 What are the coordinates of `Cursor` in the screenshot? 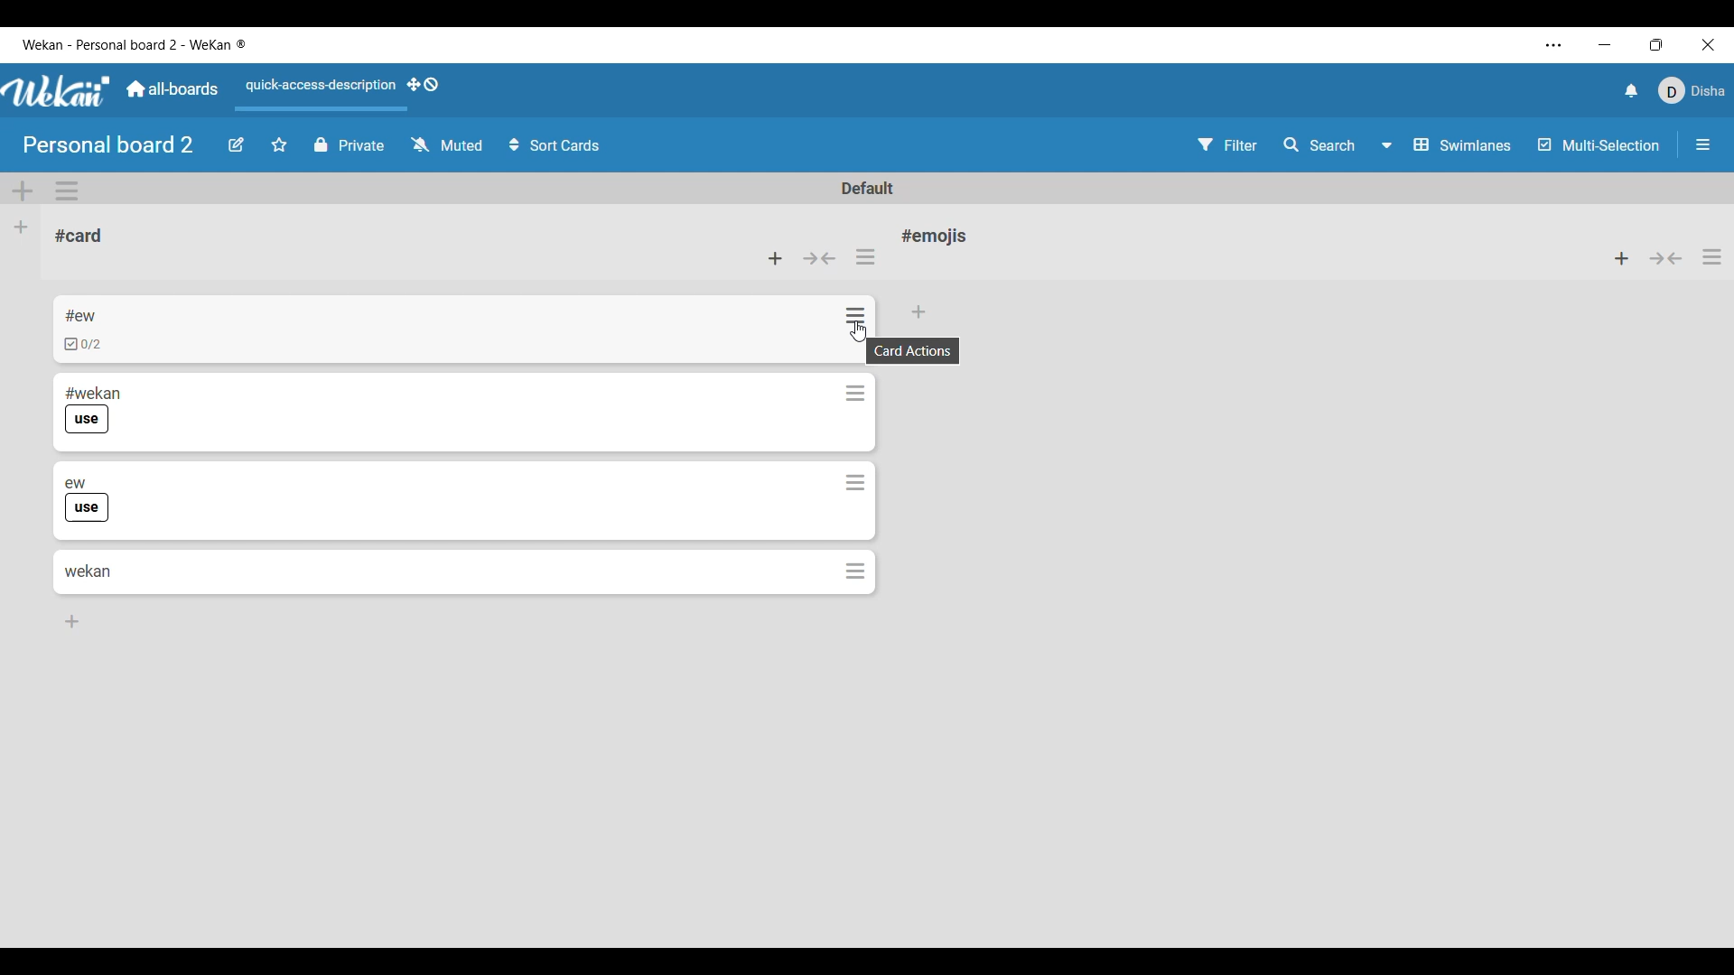 It's located at (862, 332).